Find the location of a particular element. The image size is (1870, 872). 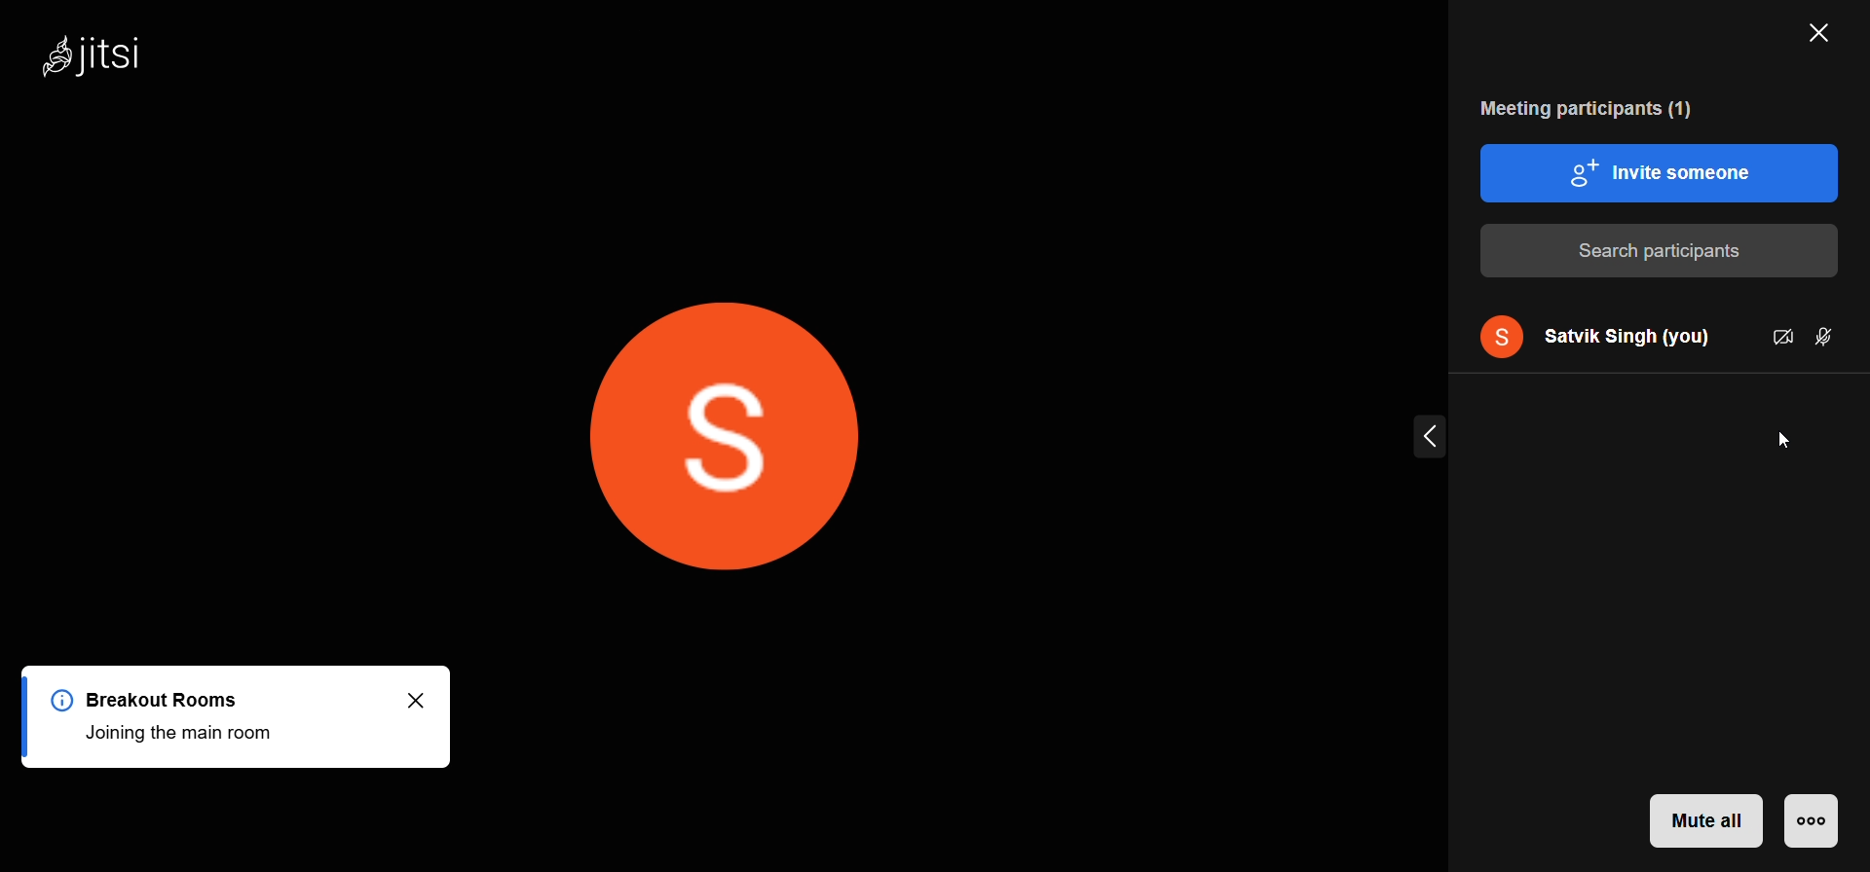

display picture is located at coordinates (721, 438).